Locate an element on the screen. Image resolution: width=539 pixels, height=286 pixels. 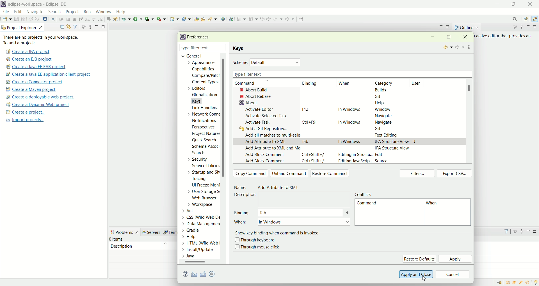
what's new is located at coordinates (529, 283).